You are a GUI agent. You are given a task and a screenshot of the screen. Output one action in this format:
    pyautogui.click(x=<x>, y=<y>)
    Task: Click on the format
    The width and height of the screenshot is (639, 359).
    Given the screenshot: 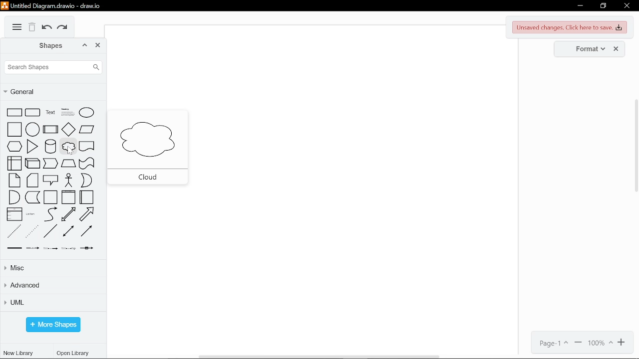 What is the action you would take?
    pyautogui.click(x=584, y=48)
    